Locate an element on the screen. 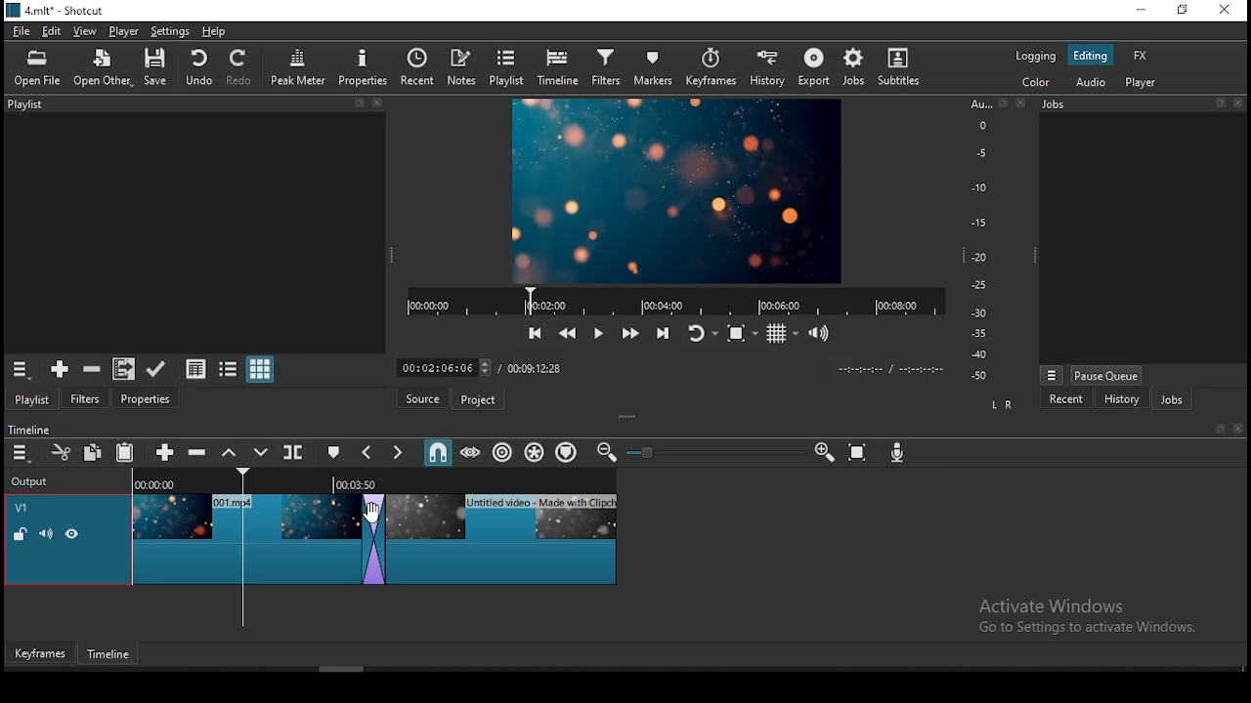  view as list is located at coordinates (230, 368).